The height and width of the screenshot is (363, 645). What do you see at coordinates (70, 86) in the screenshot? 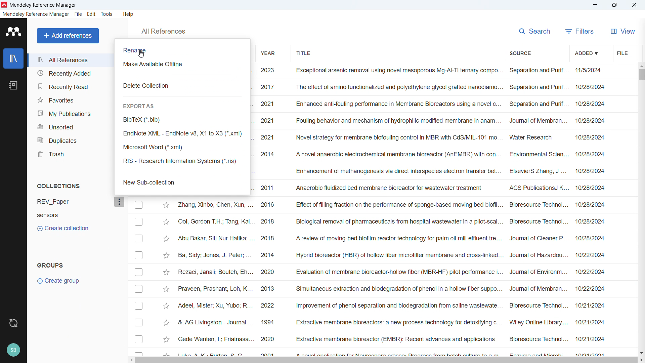
I see `Recently read ` at bounding box center [70, 86].